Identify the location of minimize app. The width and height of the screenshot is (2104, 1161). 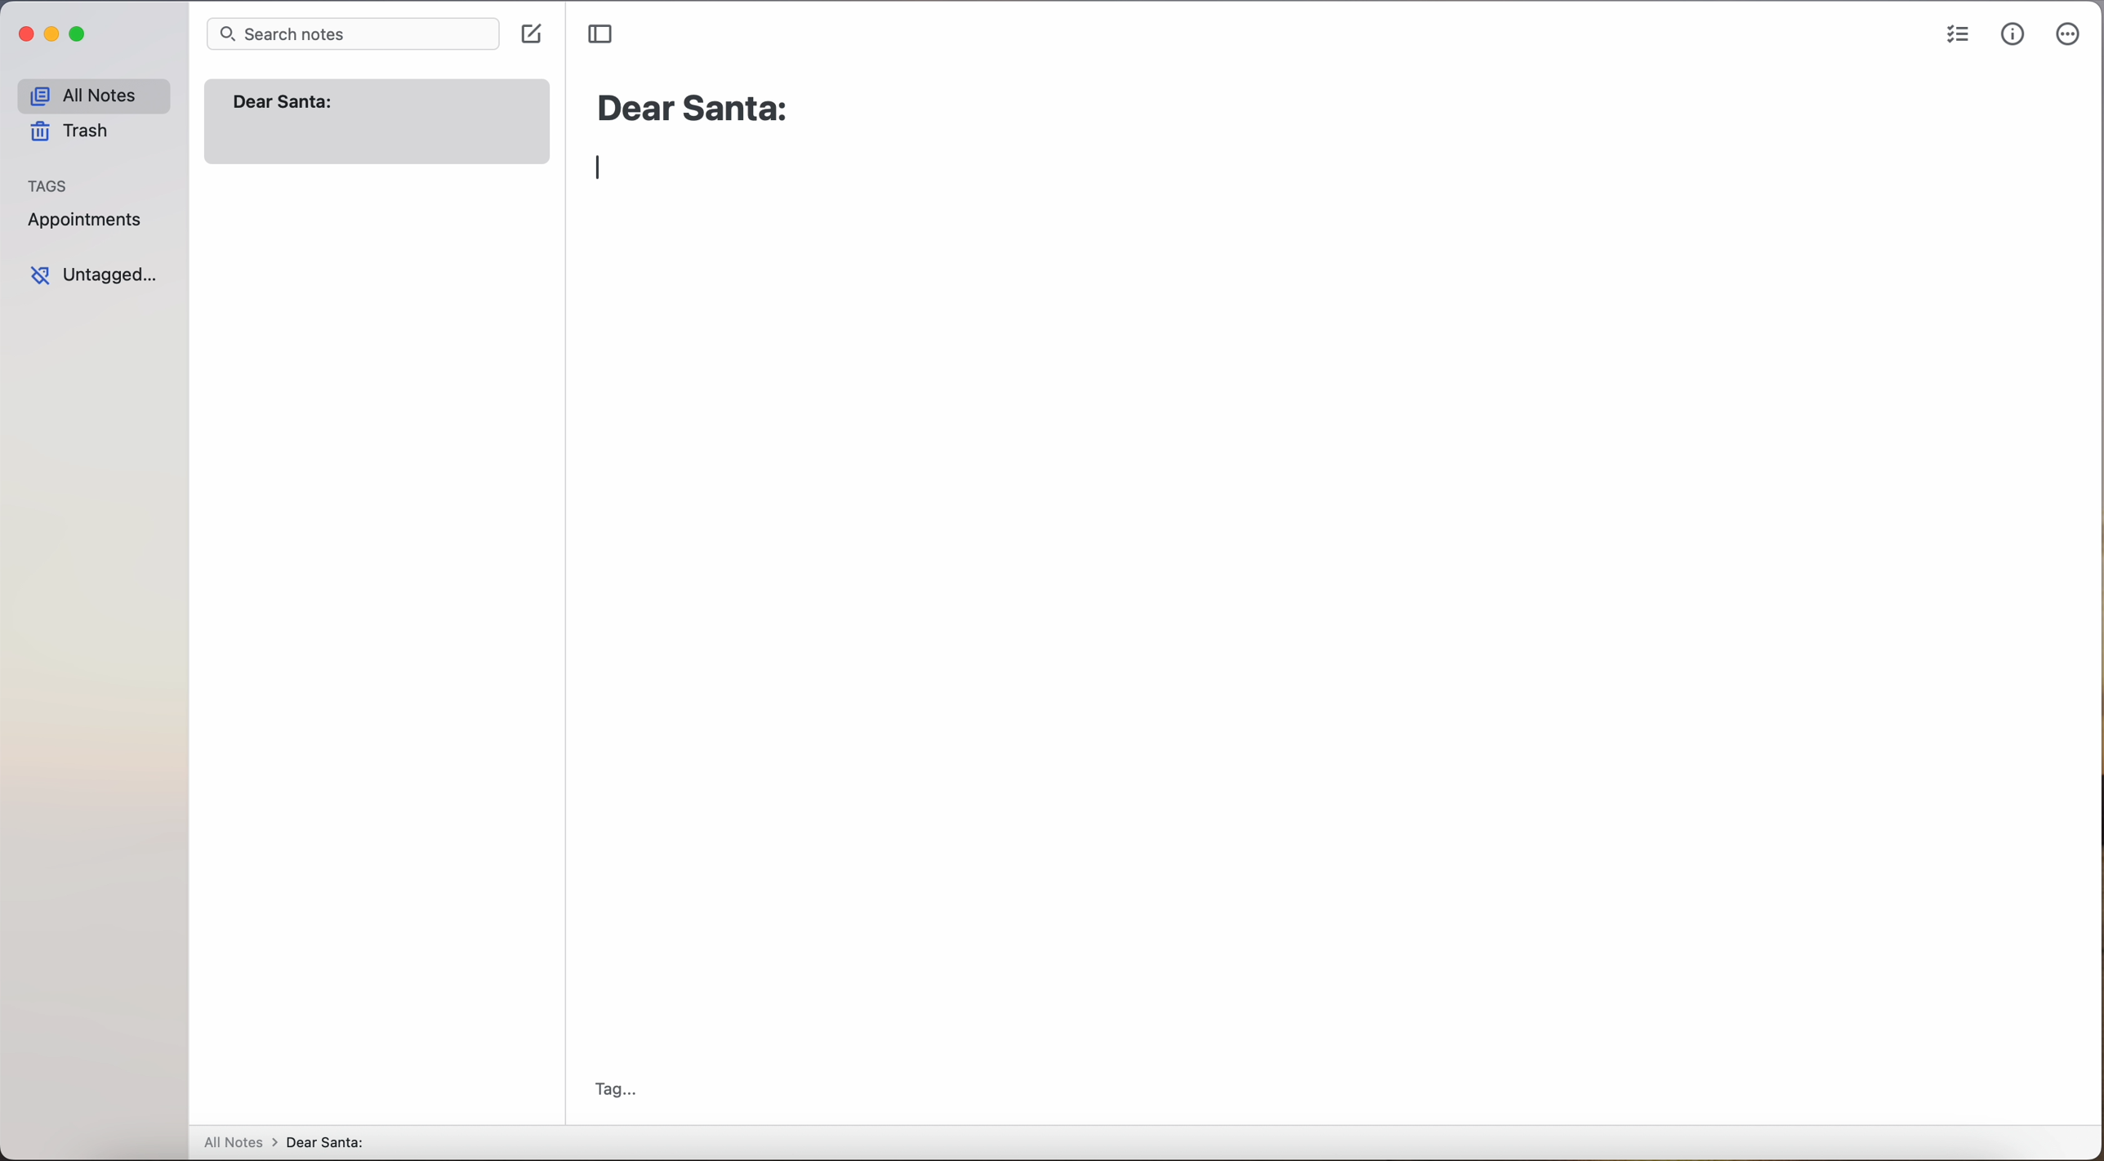
(54, 37).